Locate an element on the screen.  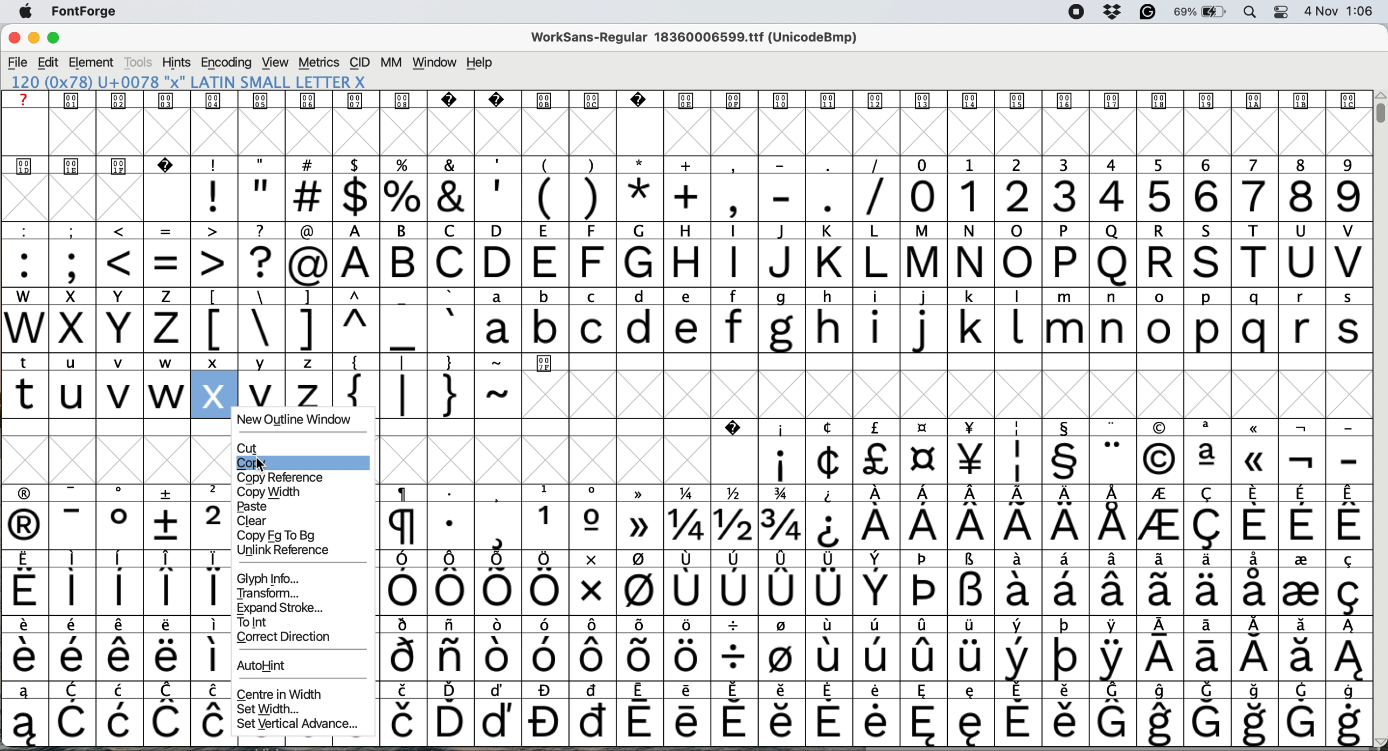
new outline window is located at coordinates (299, 420).